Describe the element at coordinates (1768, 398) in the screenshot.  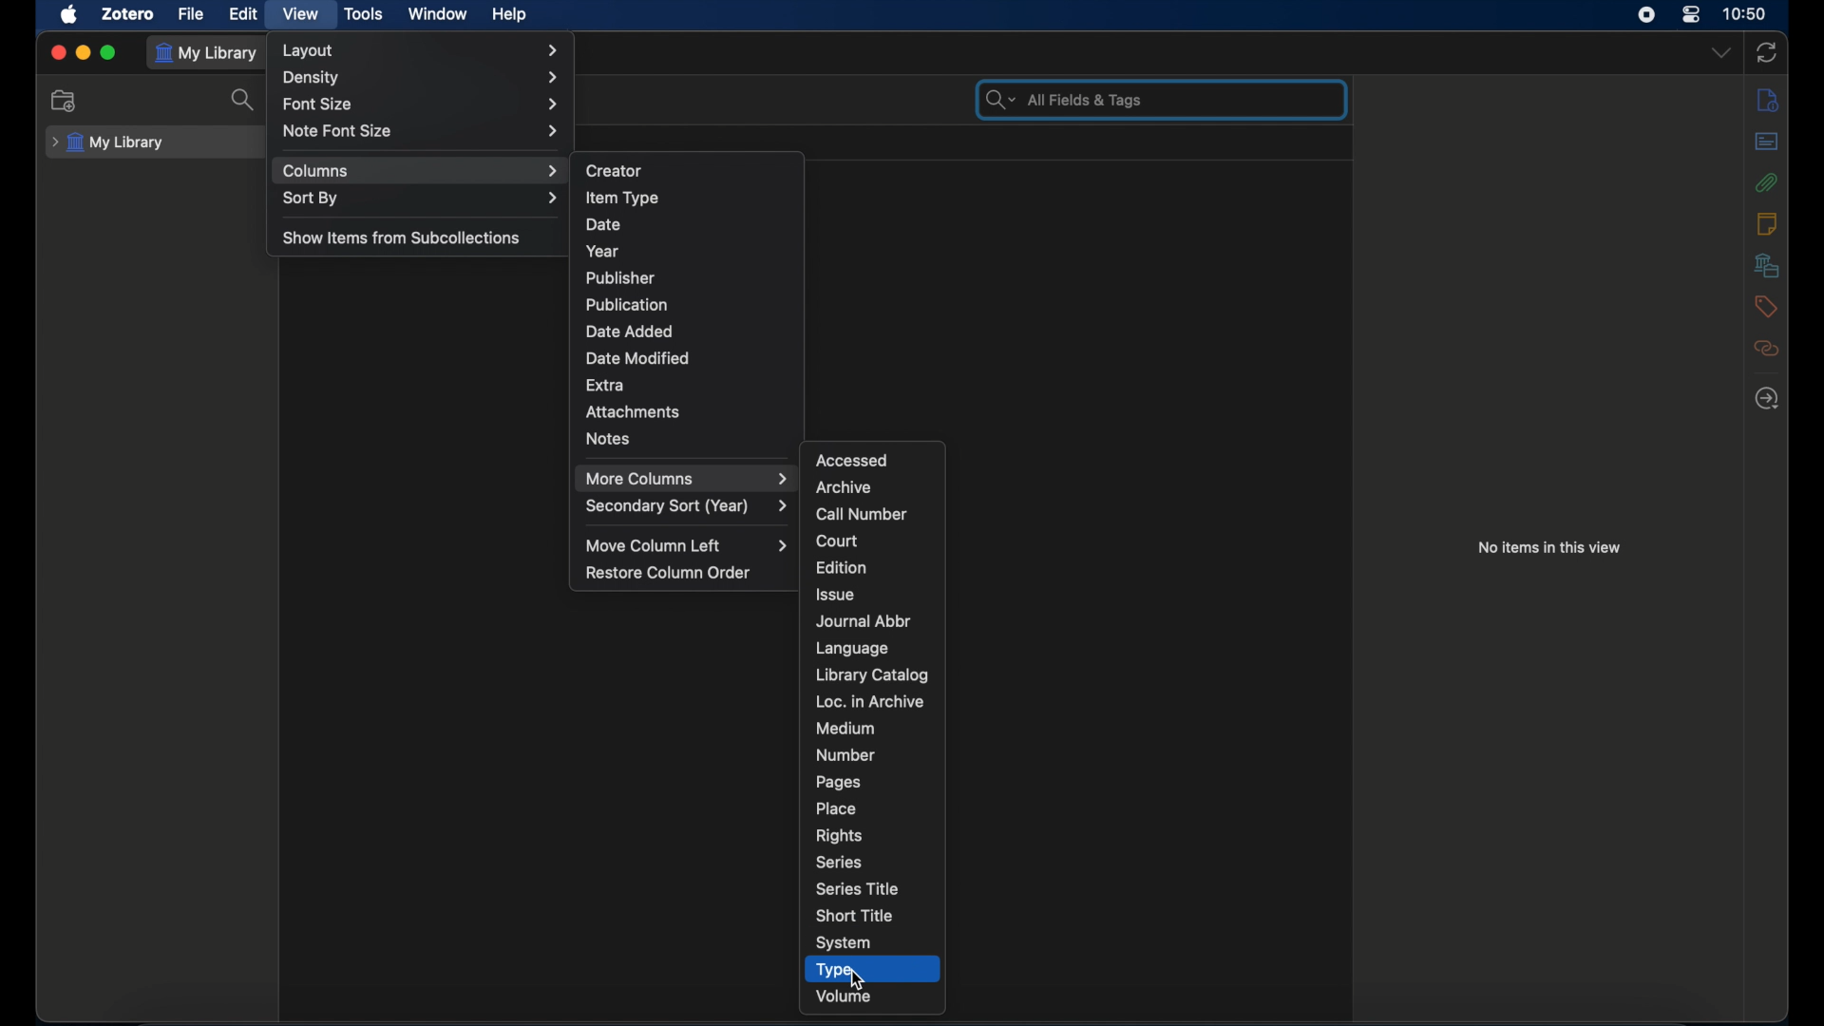
I see `locate` at that location.